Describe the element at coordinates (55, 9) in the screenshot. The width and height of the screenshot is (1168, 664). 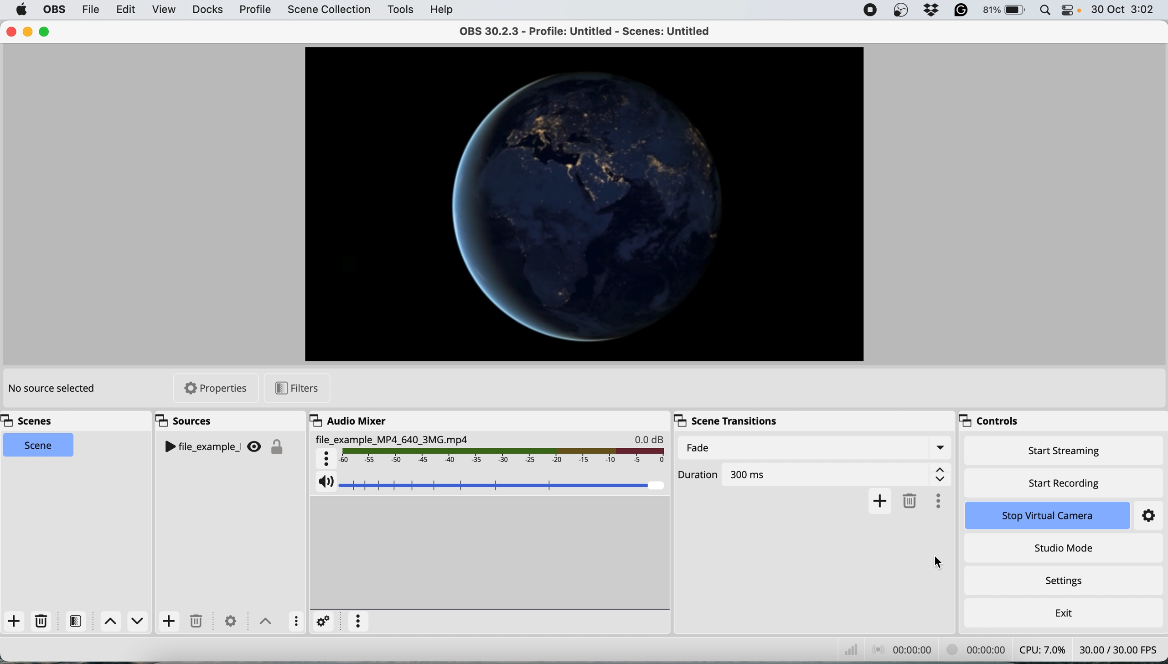
I see `obs` at that location.